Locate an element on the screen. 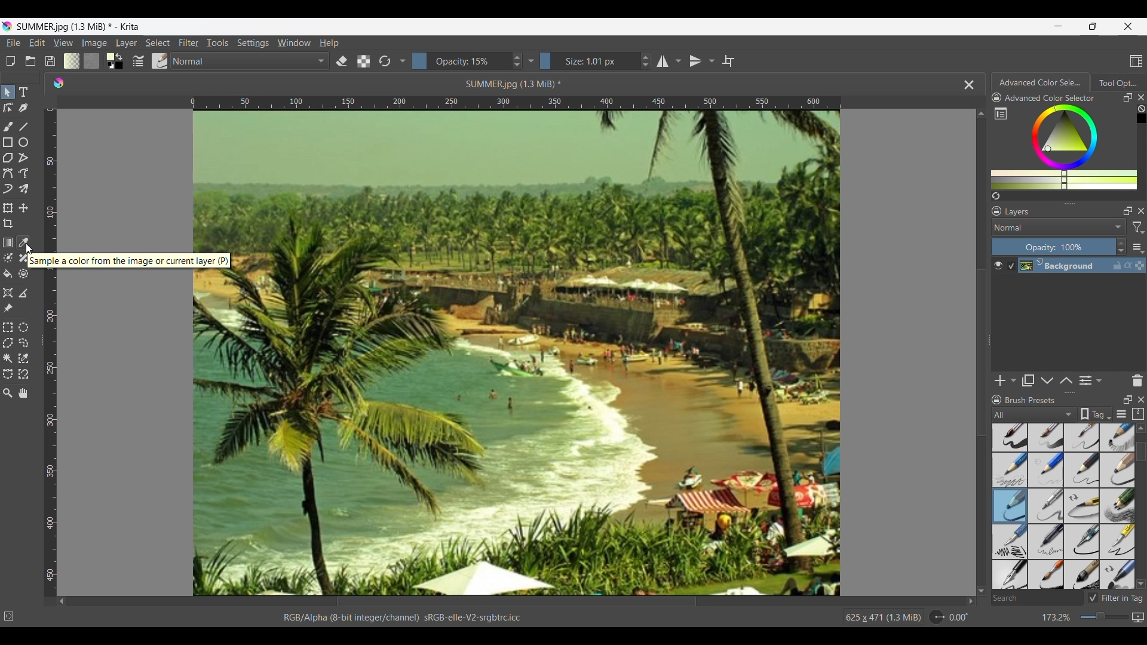 This screenshot has height=645, width=1147. Reload original preset is located at coordinates (385, 61).